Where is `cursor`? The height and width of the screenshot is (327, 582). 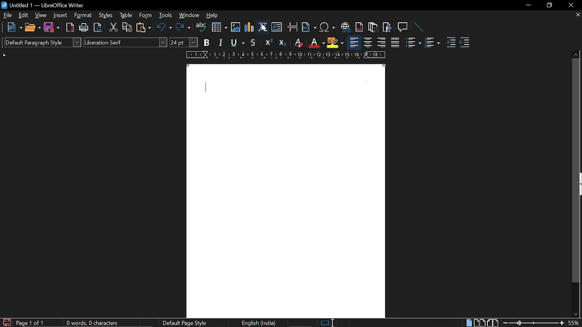
cursor is located at coordinates (264, 29).